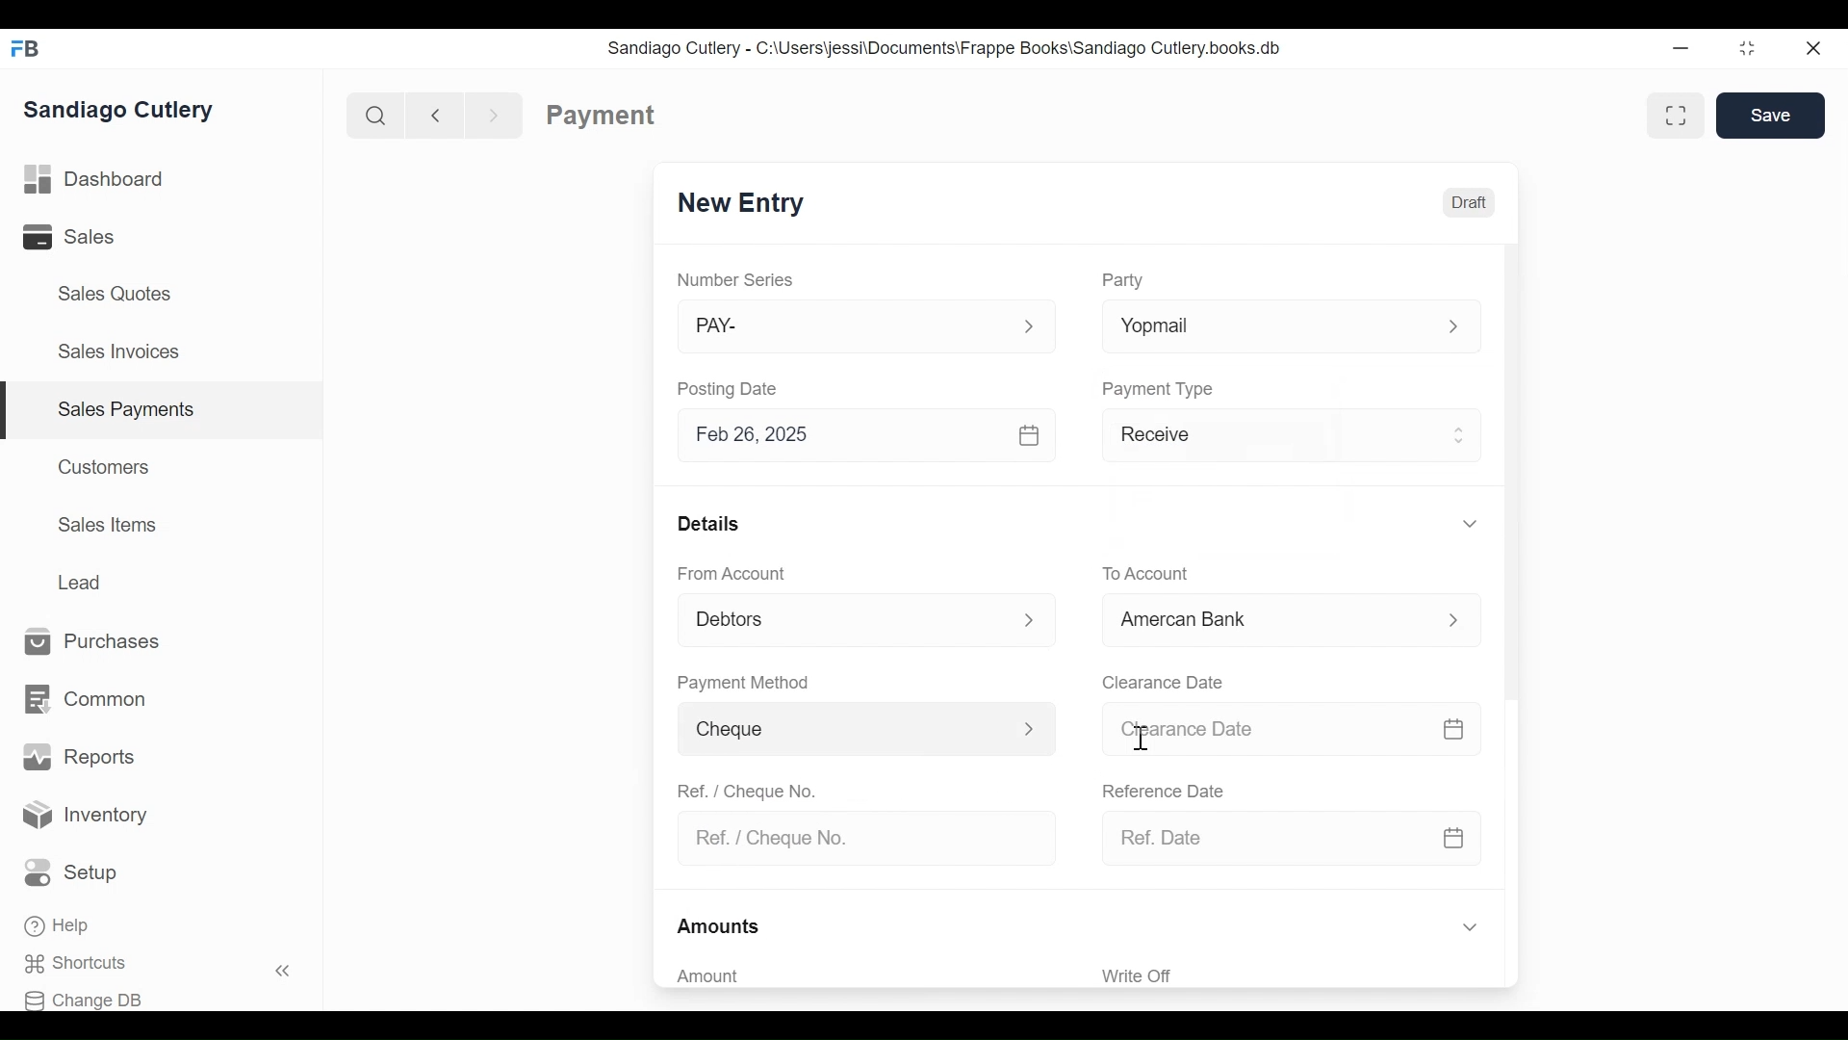  Describe the element at coordinates (1815, 48) in the screenshot. I see `Close ` at that location.